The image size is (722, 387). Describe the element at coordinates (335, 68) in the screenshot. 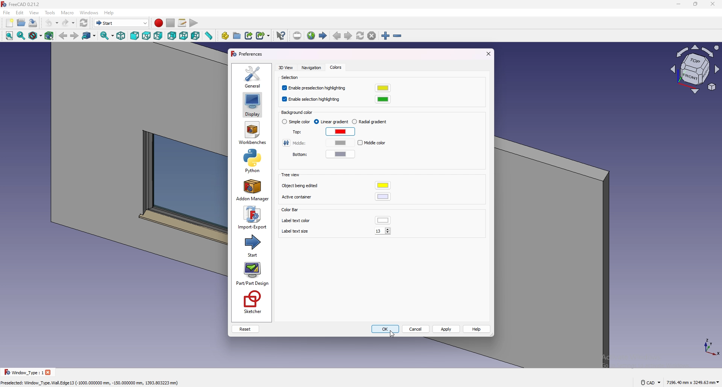

I see `colors` at that location.